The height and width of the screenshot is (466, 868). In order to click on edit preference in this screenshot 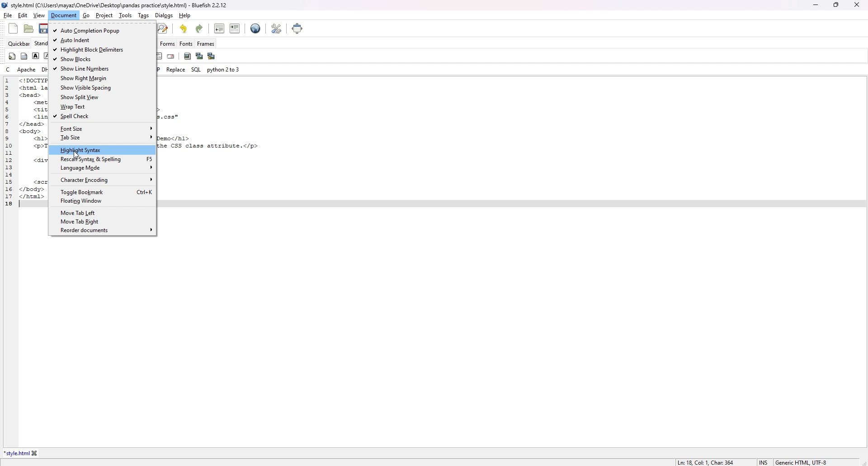, I will do `click(276, 29)`.